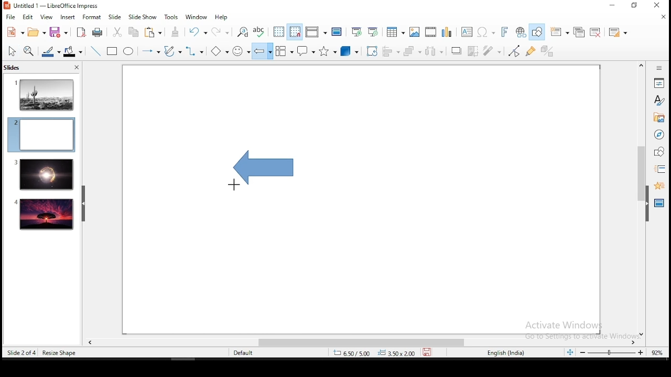 The width and height of the screenshot is (671, 377). What do you see at coordinates (659, 170) in the screenshot?
I see `slide transition` at bounding box center [659, 170].